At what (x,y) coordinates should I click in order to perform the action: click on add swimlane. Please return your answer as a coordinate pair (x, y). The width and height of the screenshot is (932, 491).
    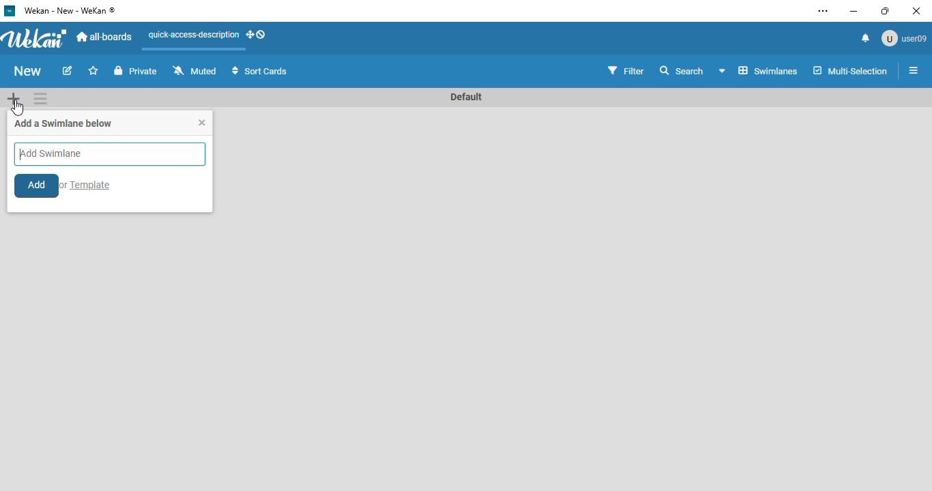
    Looking at the image, I should click on (14, 98).